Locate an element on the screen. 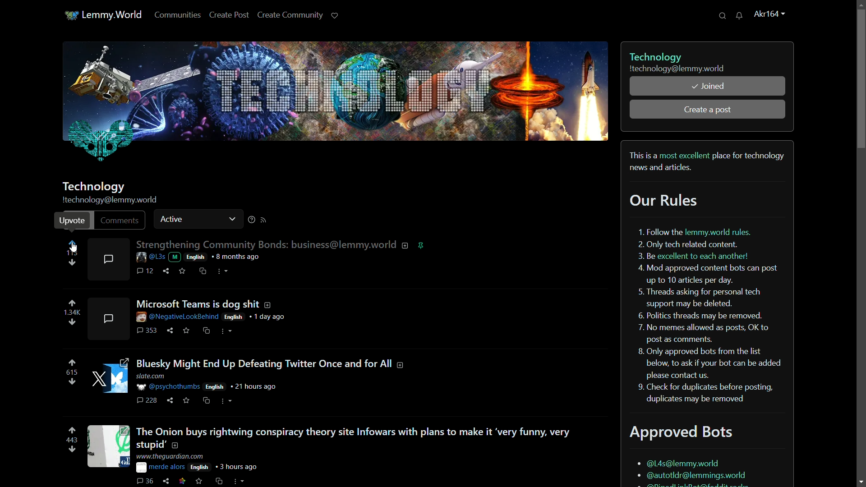  downvote is located at coordinates (72, 449).